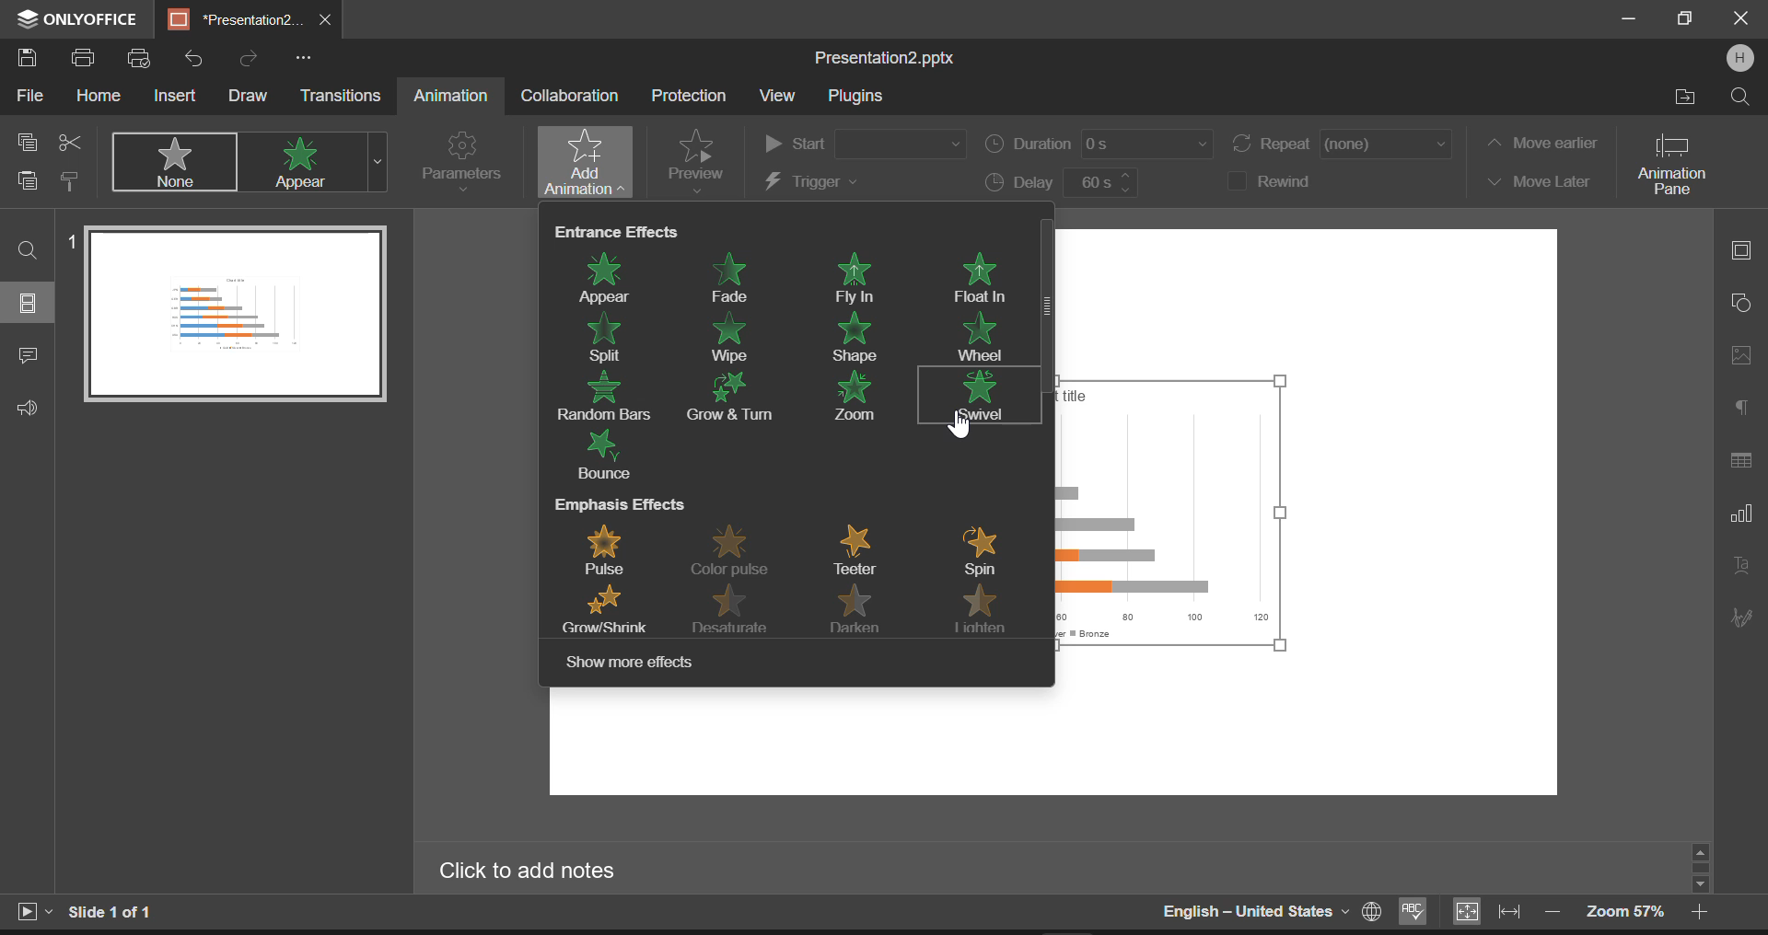  What do you see at coordinates (614, 230) in the screenshot?
I see `Enhance Effects` at bounding box center [614, 230].